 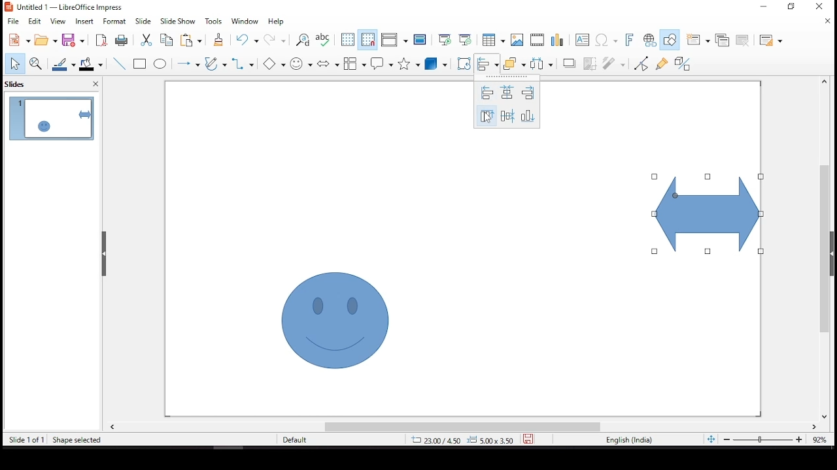 I want to click on slide 1 of 1, so click(x=27, y=441).